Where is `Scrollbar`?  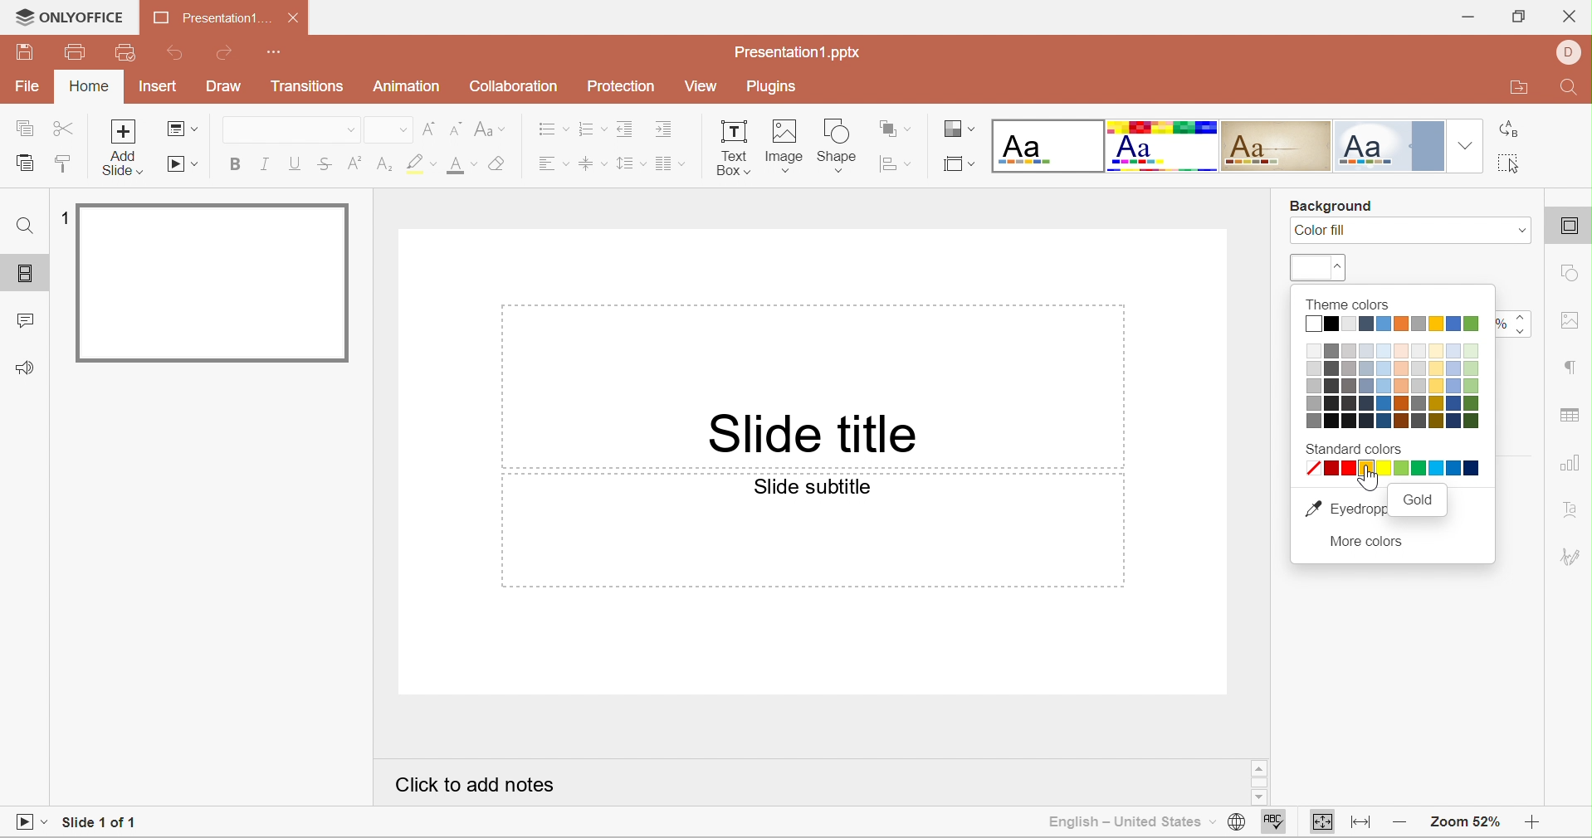
Scrollbar is located at coordinates (1257, 781).